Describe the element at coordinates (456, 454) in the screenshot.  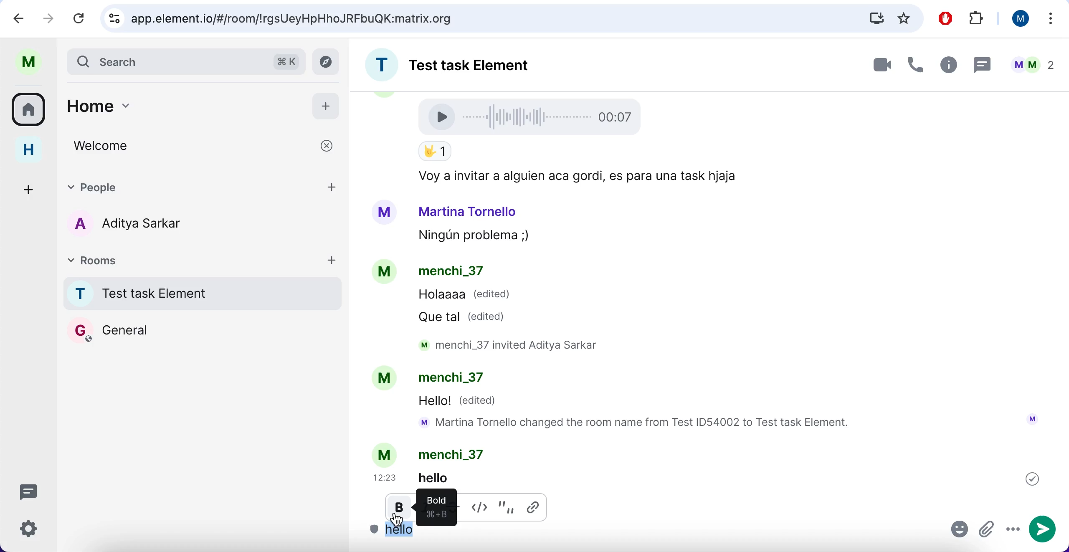
I see `menchi_37` at that location.